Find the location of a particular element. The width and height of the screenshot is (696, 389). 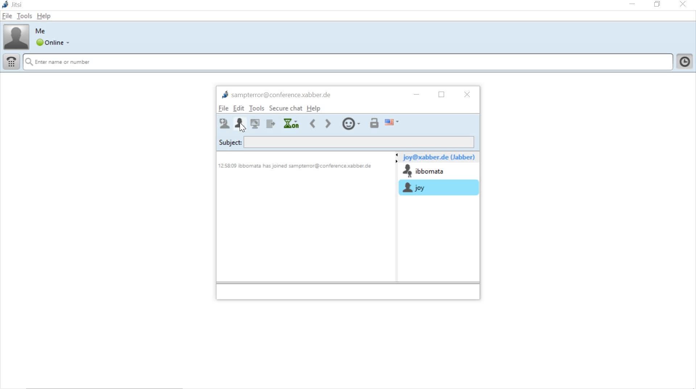

close is located at coordinates (468, 95).